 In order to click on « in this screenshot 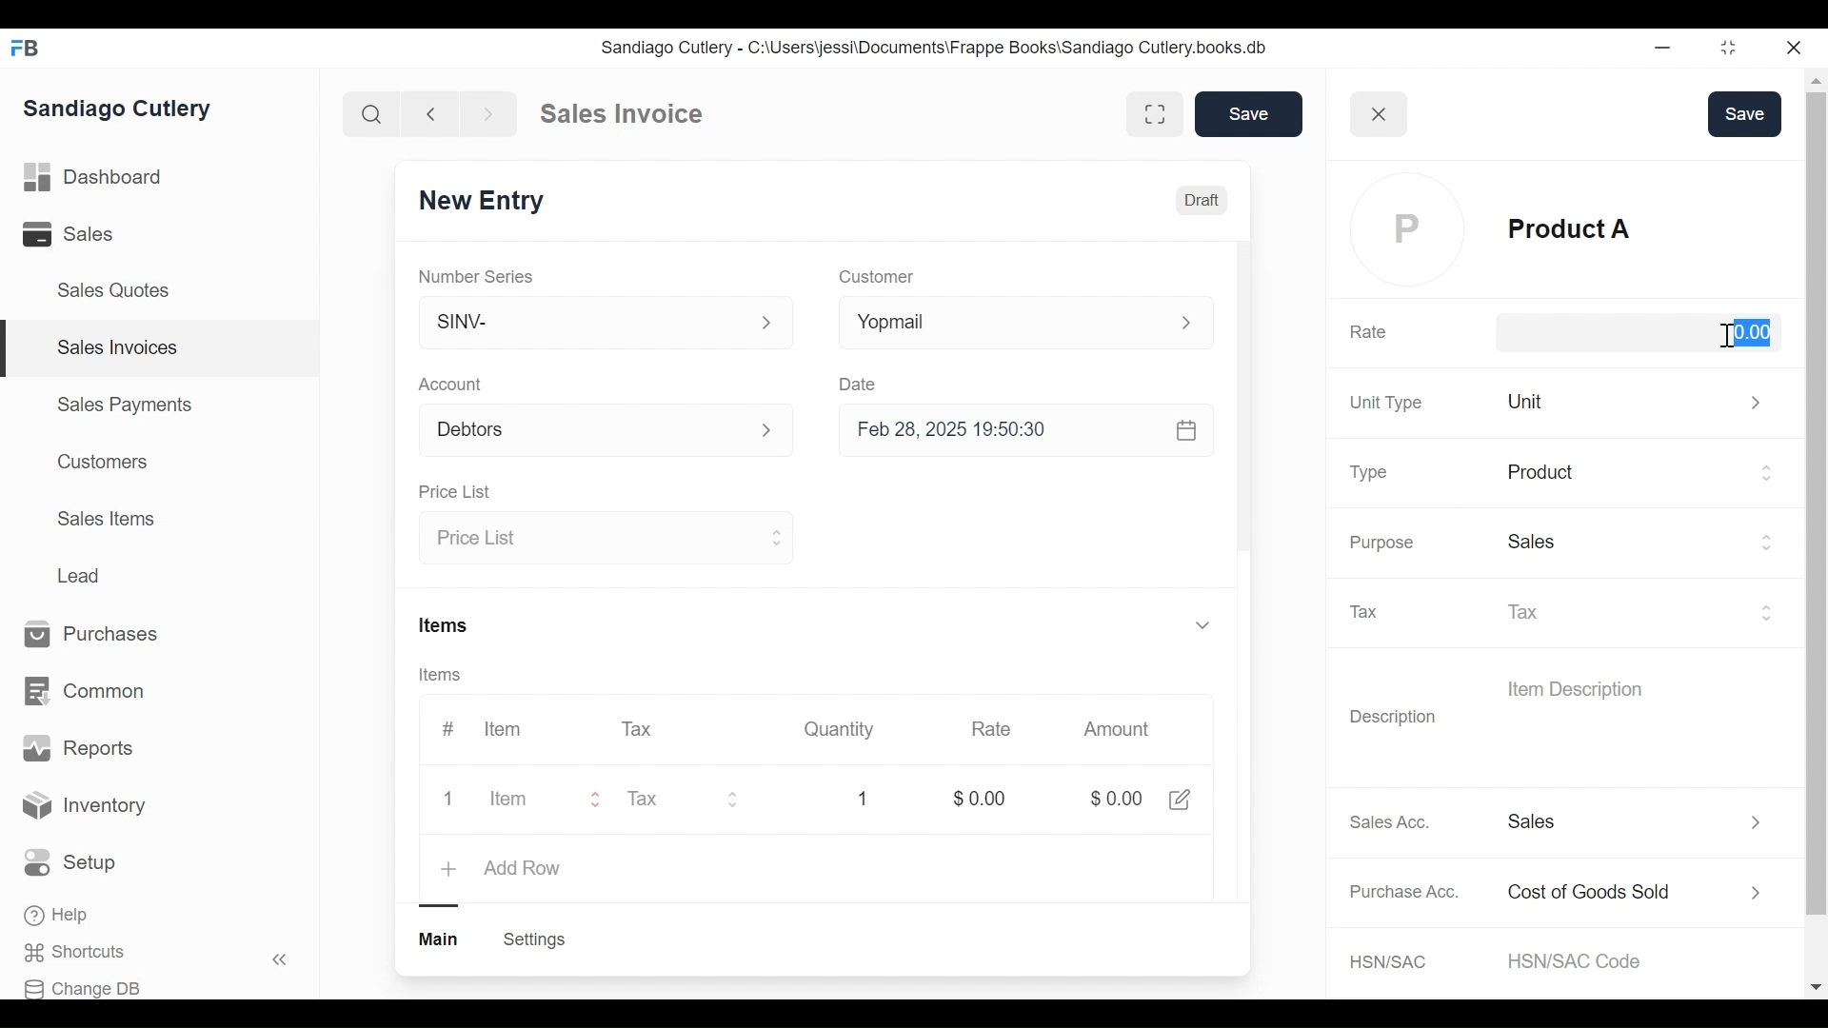, I will do `click(280, 962)`.